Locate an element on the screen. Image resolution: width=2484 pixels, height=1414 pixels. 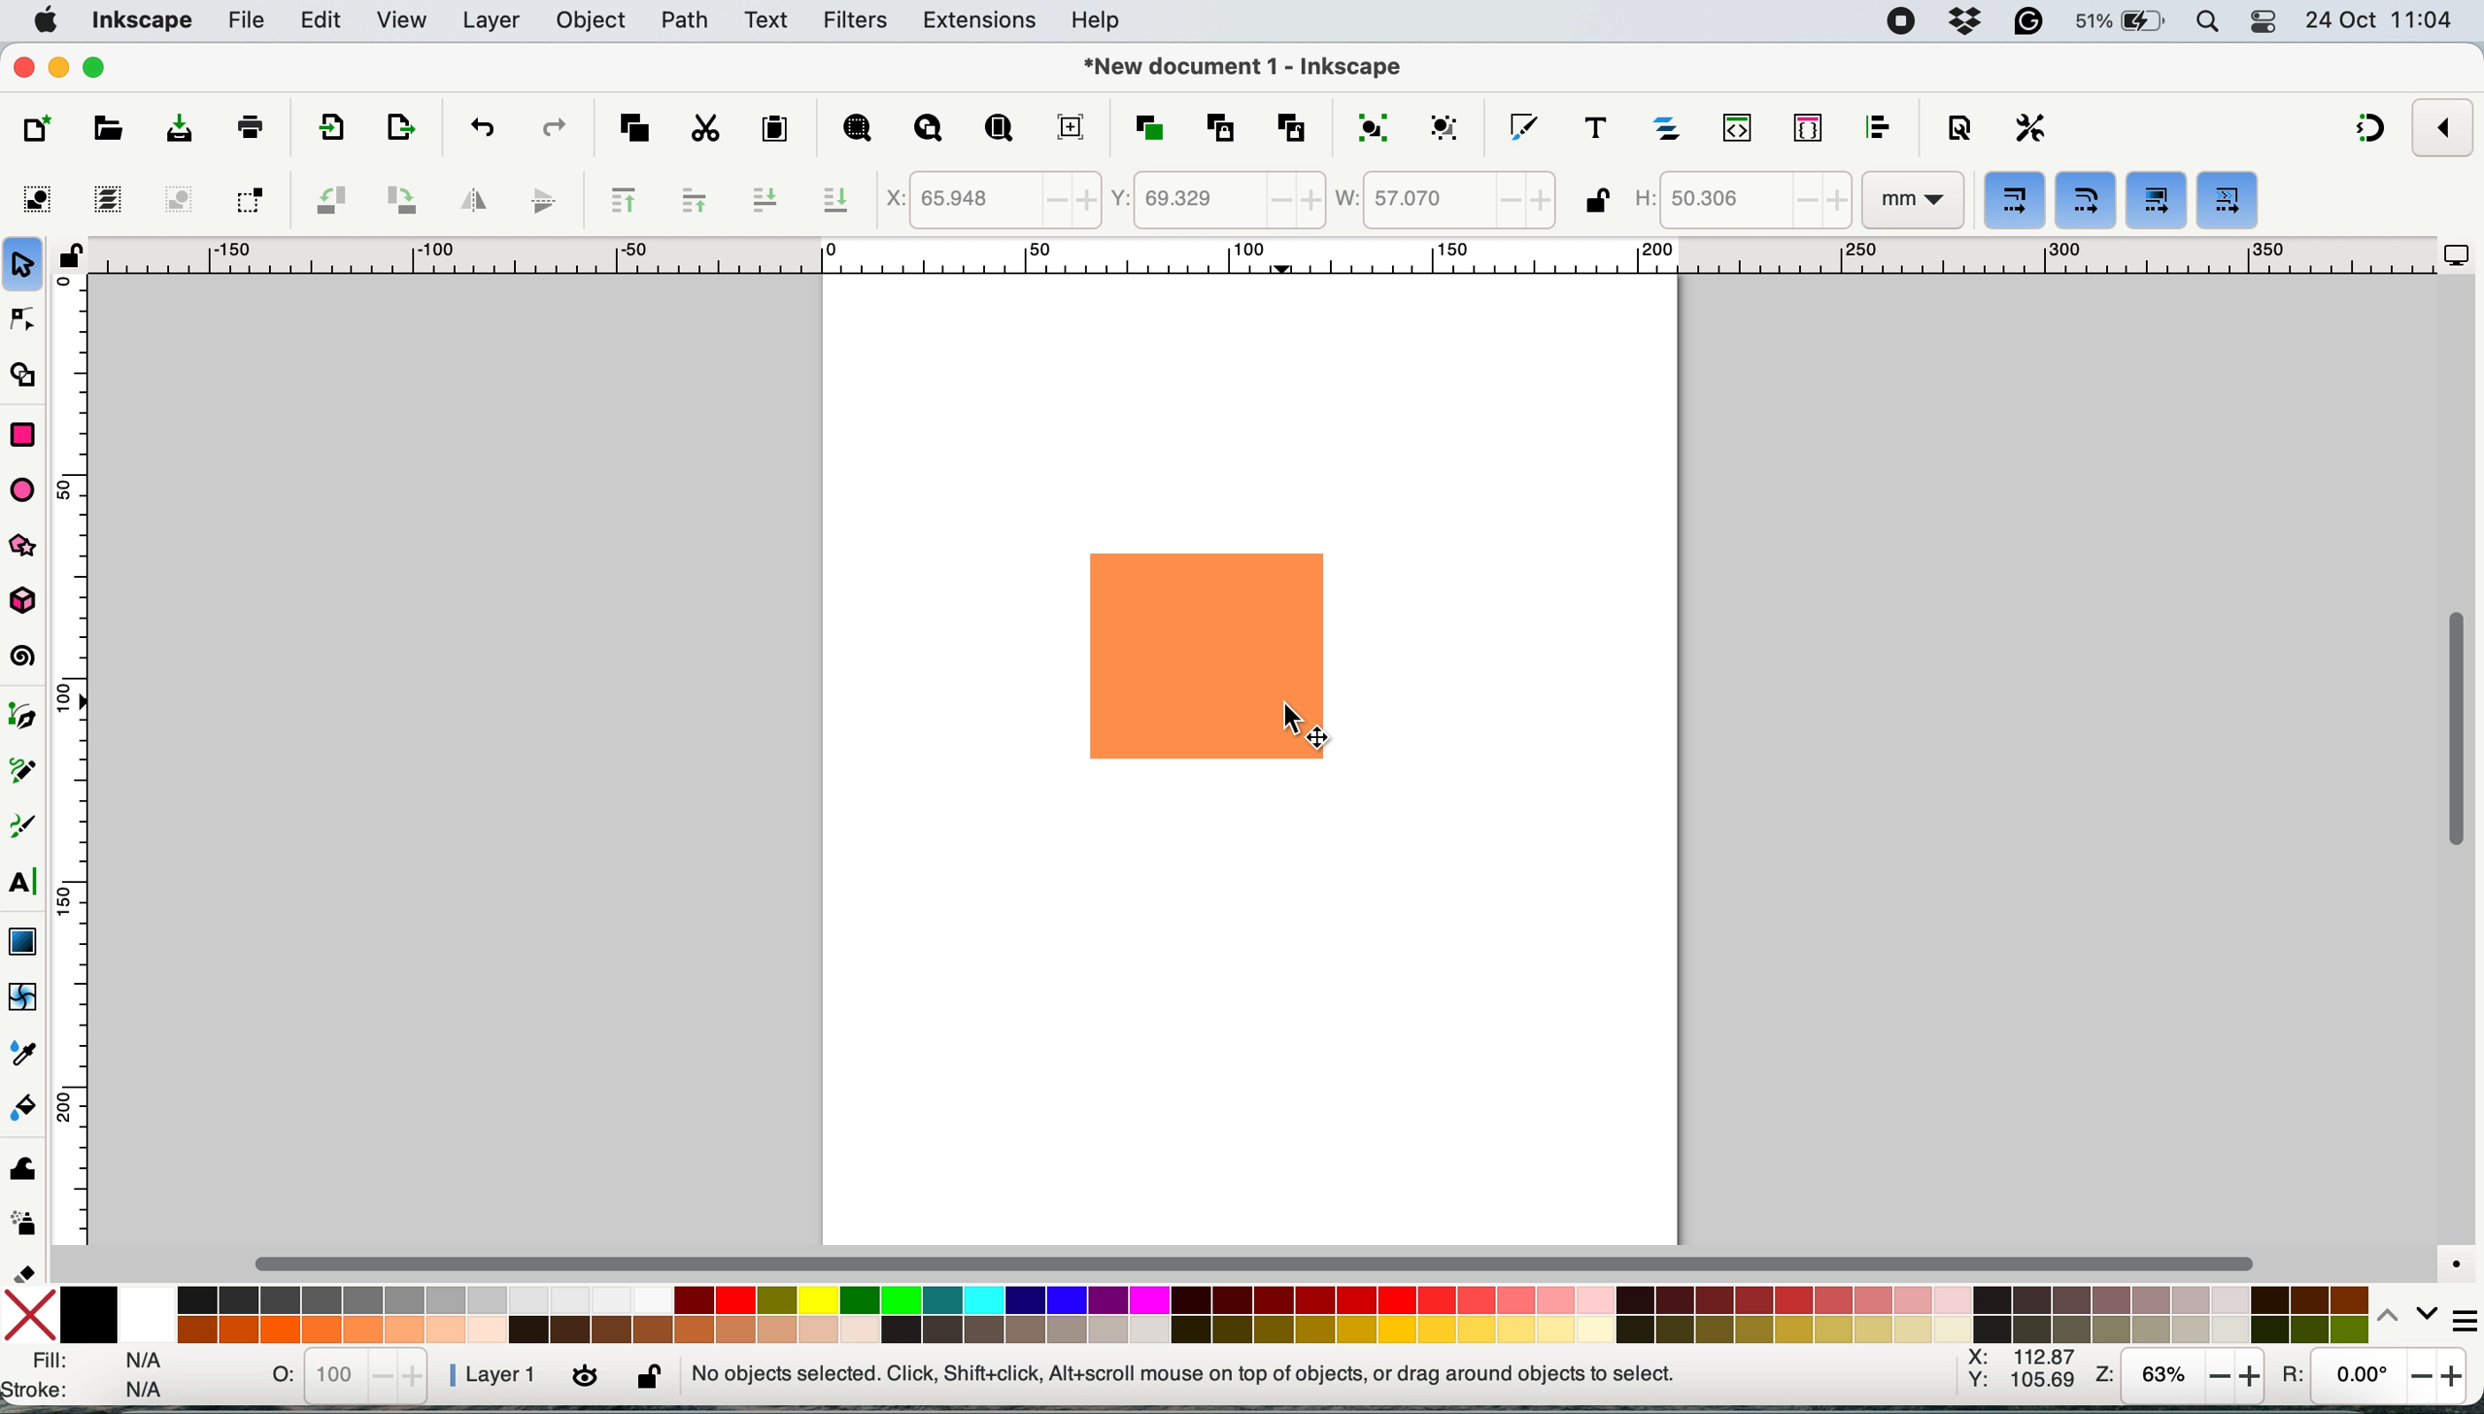
text tool is located at coordinates (24, 883).